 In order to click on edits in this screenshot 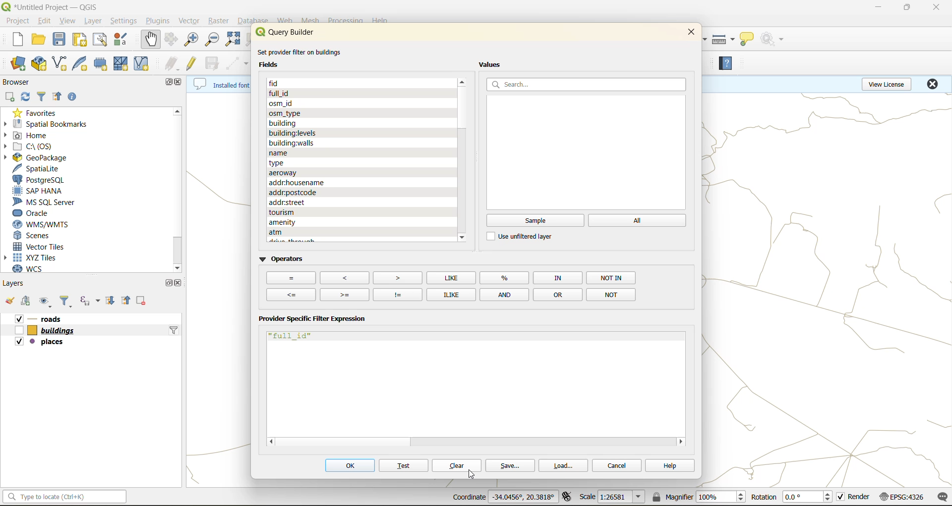, I will do `click(173, 64)`.